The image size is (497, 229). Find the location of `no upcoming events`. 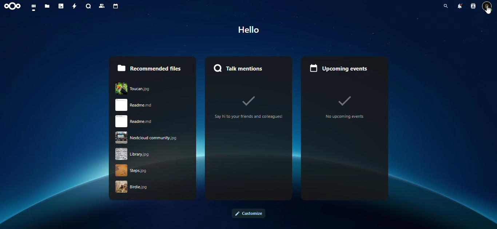

no upcoming events is located at coordinates (351, 106).